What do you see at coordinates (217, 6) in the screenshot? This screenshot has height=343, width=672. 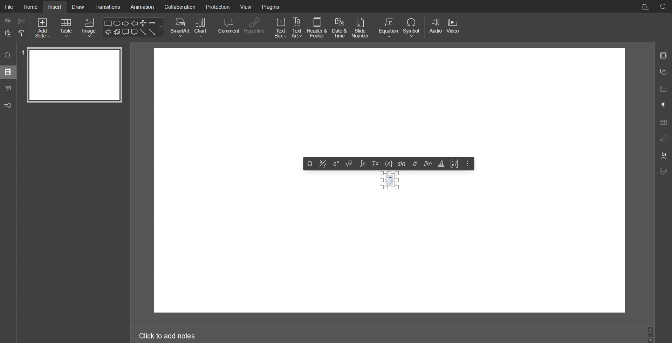 I see `Protection` at bounding box center [217, 6].